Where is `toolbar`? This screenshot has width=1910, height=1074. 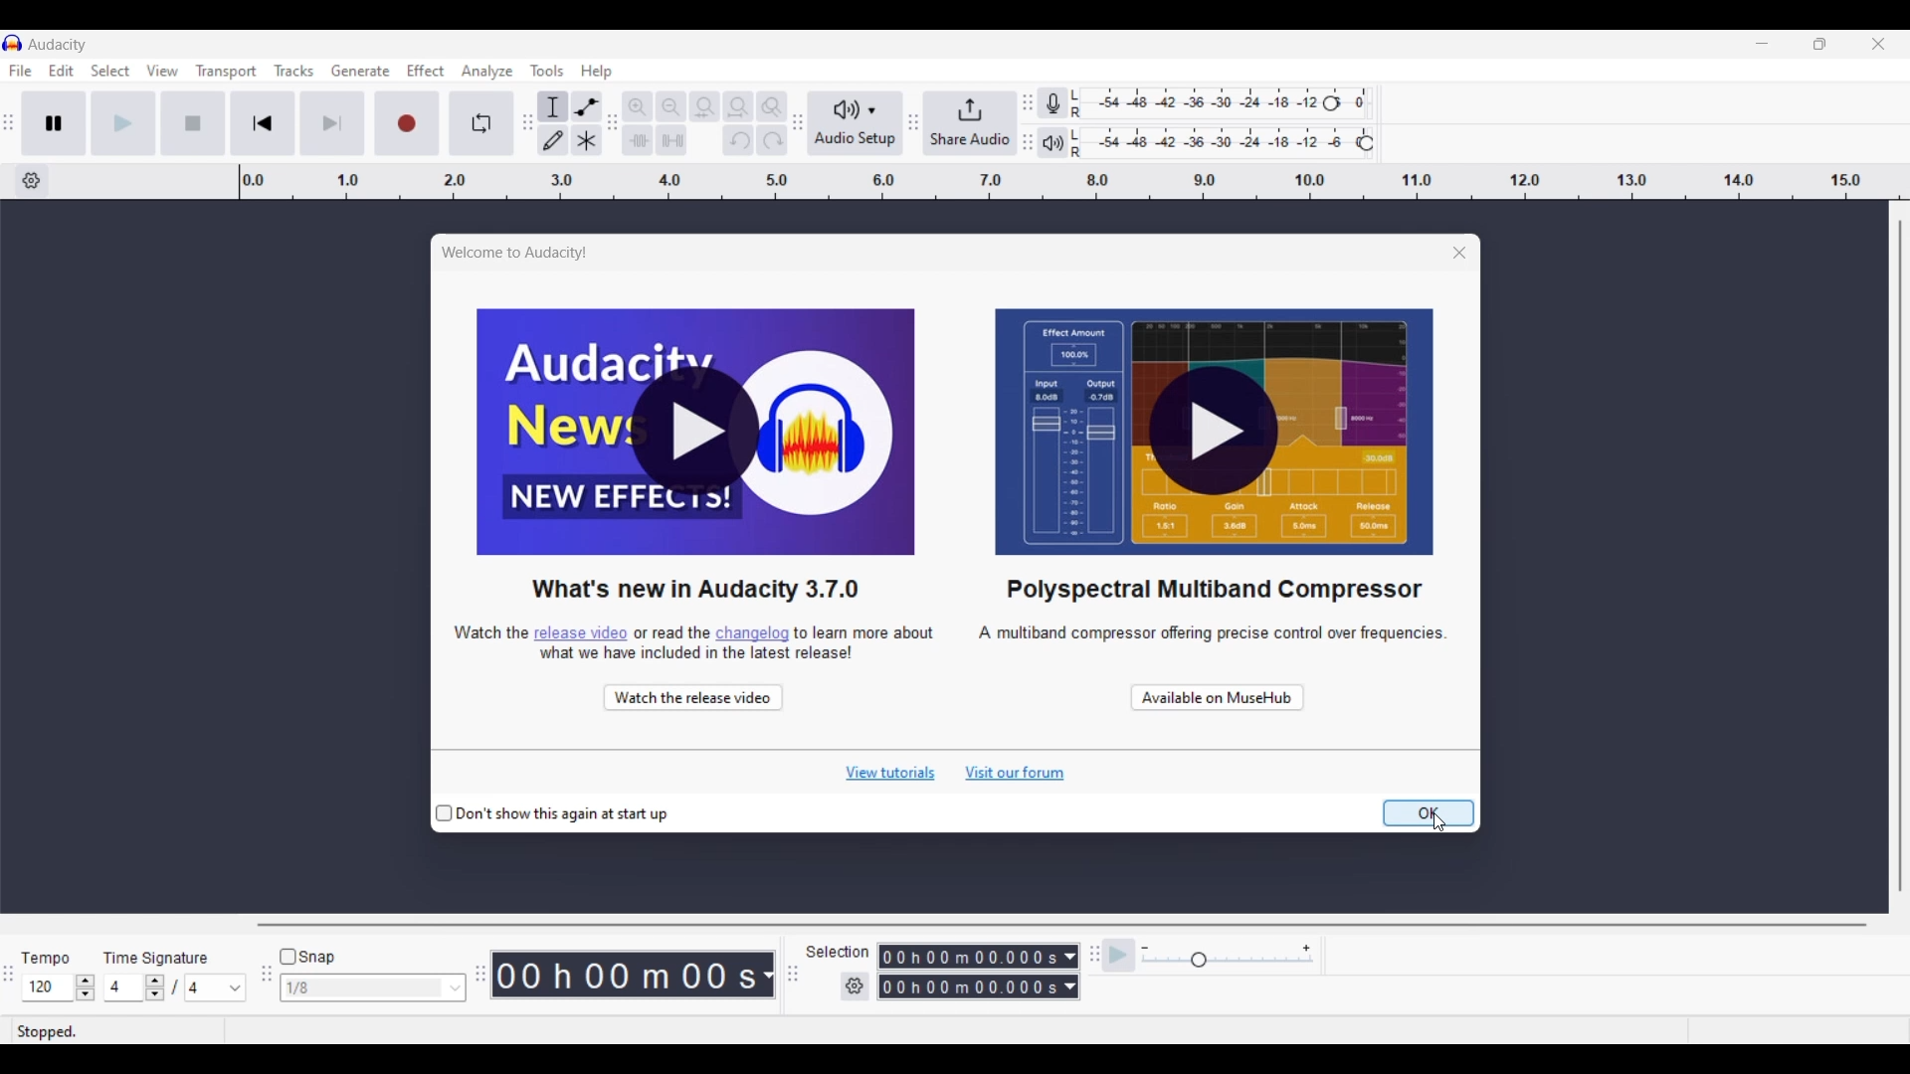
toolbar is located at coordinates (12, 120).